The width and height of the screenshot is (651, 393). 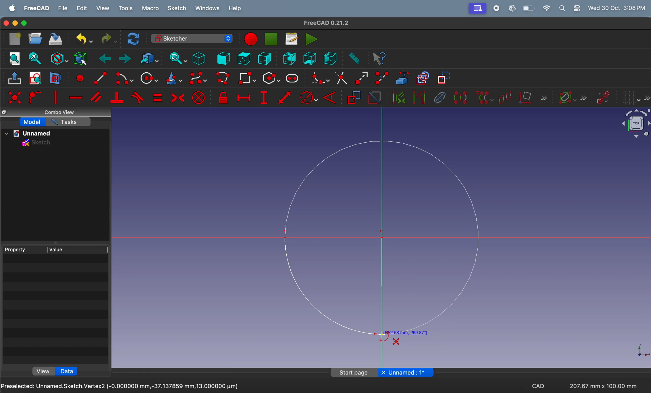 What do you see at coordinates (354, 98) in the screenshot?
I see `reference constarint` at bounding box center [354, 98].